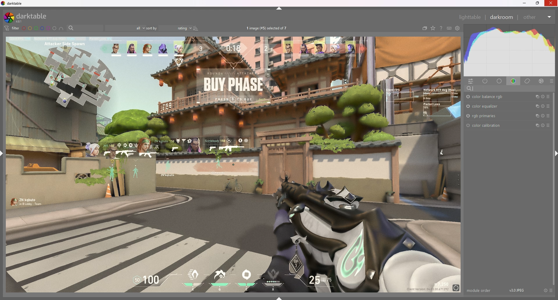  I want to click on filter by images rating, so click(126, 28).